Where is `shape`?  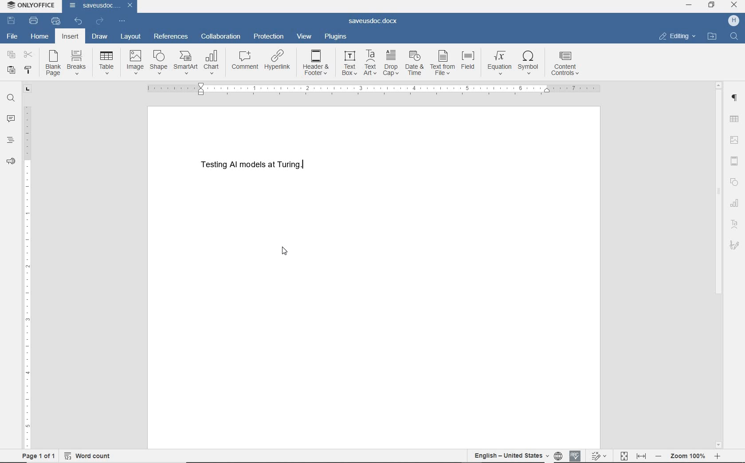 shape is located at coordinates (735, 184).